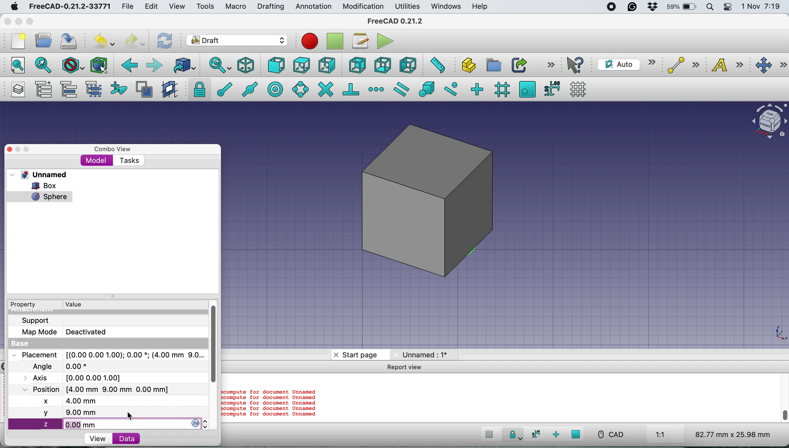  Describe the element at coordinates (557, 434) in the screenshot. I see `snap ortho` at that location.